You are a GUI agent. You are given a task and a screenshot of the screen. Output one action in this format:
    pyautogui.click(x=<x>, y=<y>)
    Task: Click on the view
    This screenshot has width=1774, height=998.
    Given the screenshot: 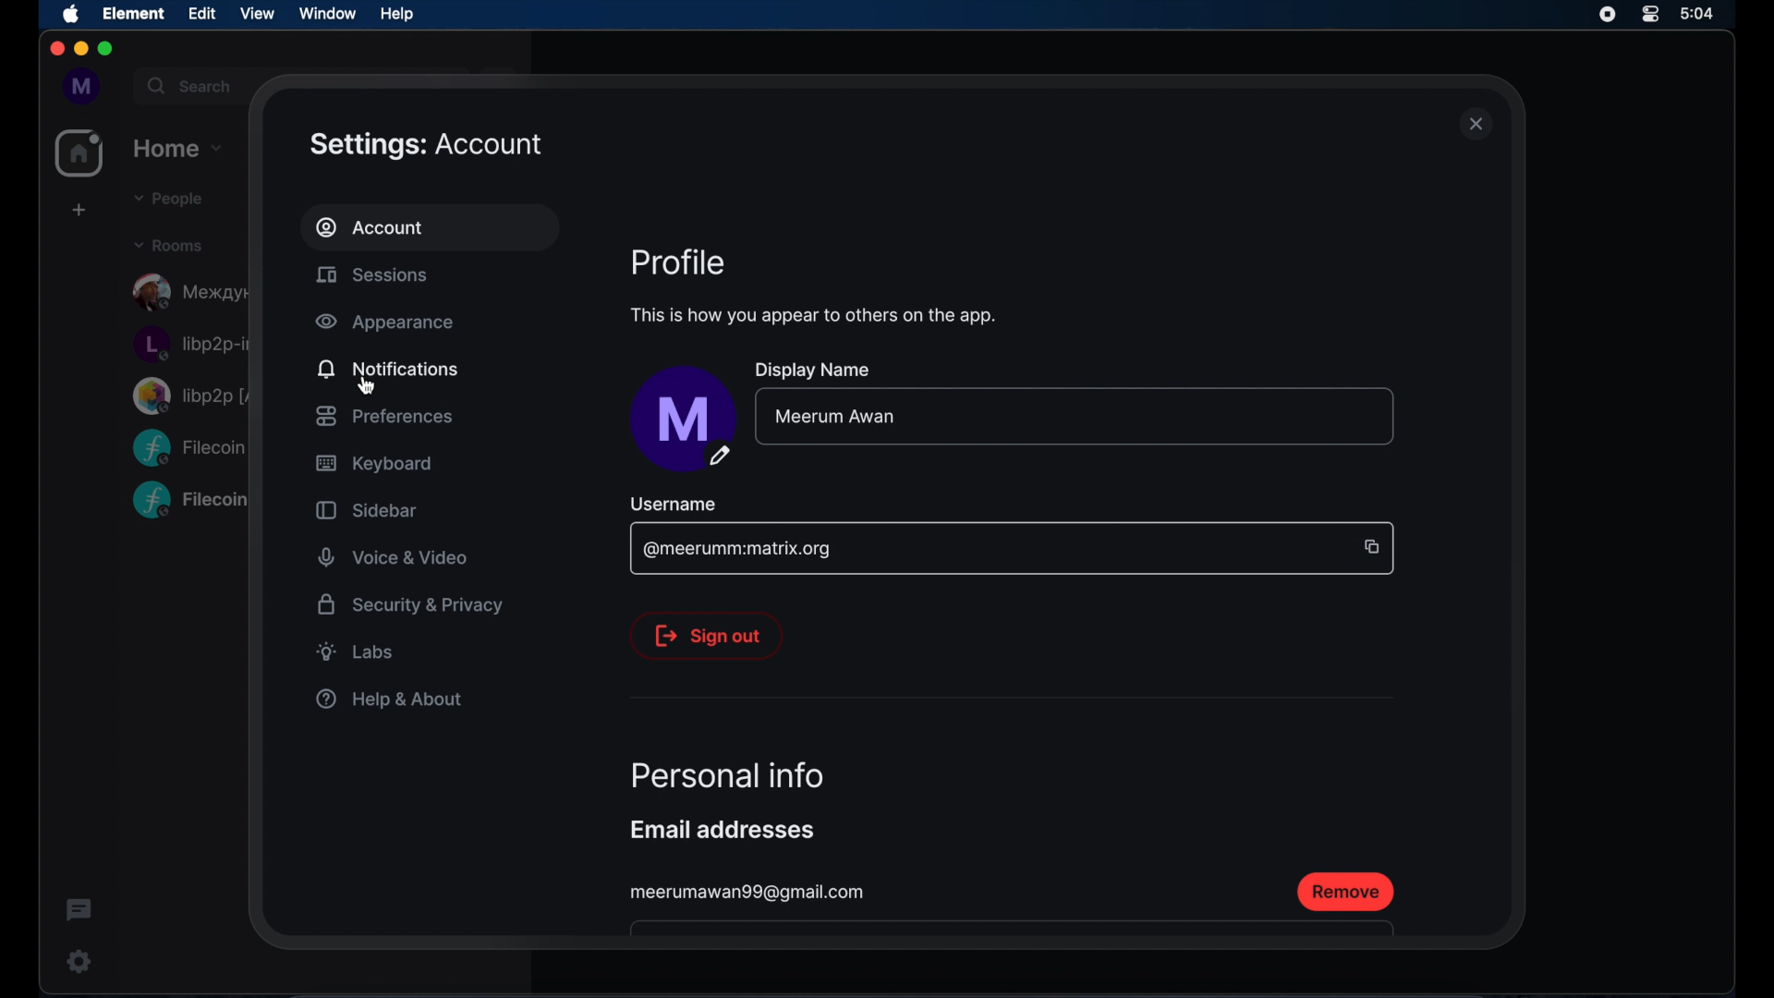 What is the action you would take?
    pyautogui.click(x=257, y=13)
    